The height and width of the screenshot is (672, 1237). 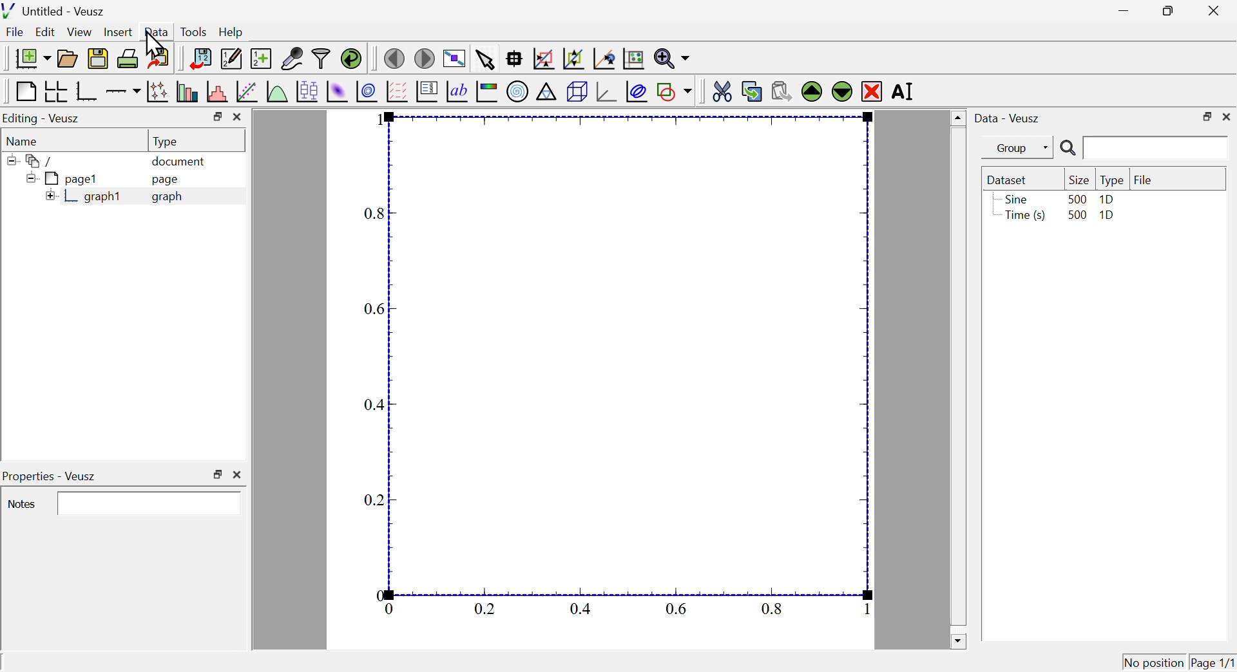 I want to click on remove the selected widget, so click(x=872, y=91).